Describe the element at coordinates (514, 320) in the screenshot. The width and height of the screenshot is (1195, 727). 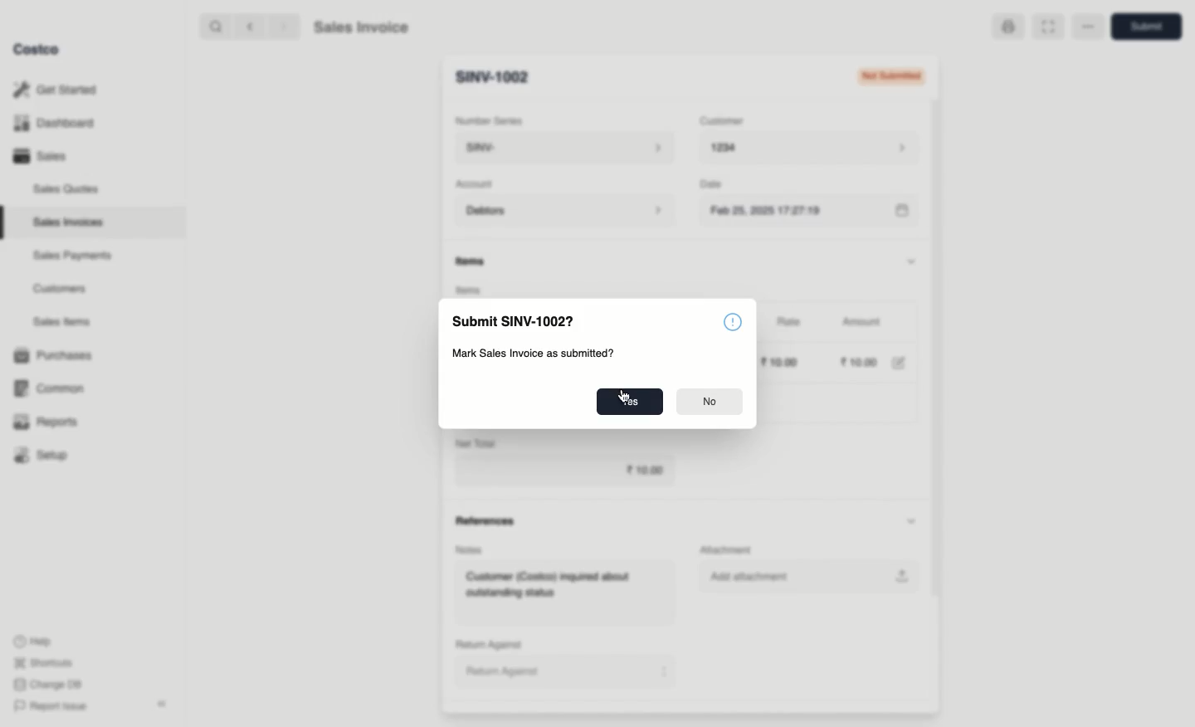
I see `Submit SINV-1002?` at that location.